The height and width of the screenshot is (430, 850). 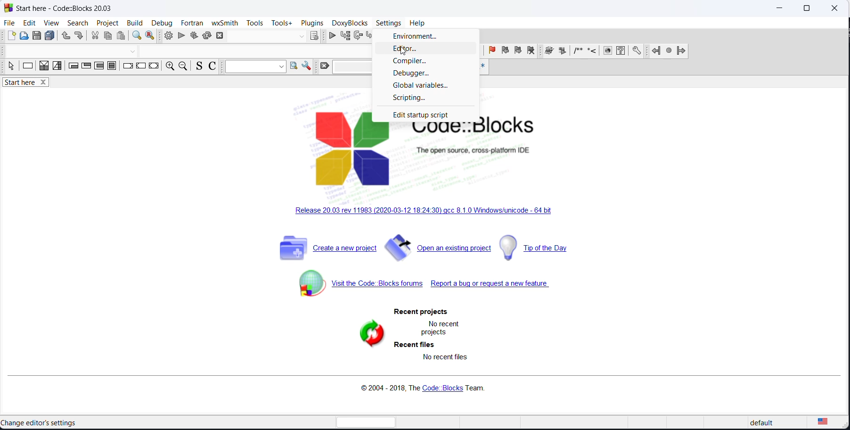 What do you see at coordinates (193, 36) in the screenshot?
I see `build and run` at bounding box center [193, 36].